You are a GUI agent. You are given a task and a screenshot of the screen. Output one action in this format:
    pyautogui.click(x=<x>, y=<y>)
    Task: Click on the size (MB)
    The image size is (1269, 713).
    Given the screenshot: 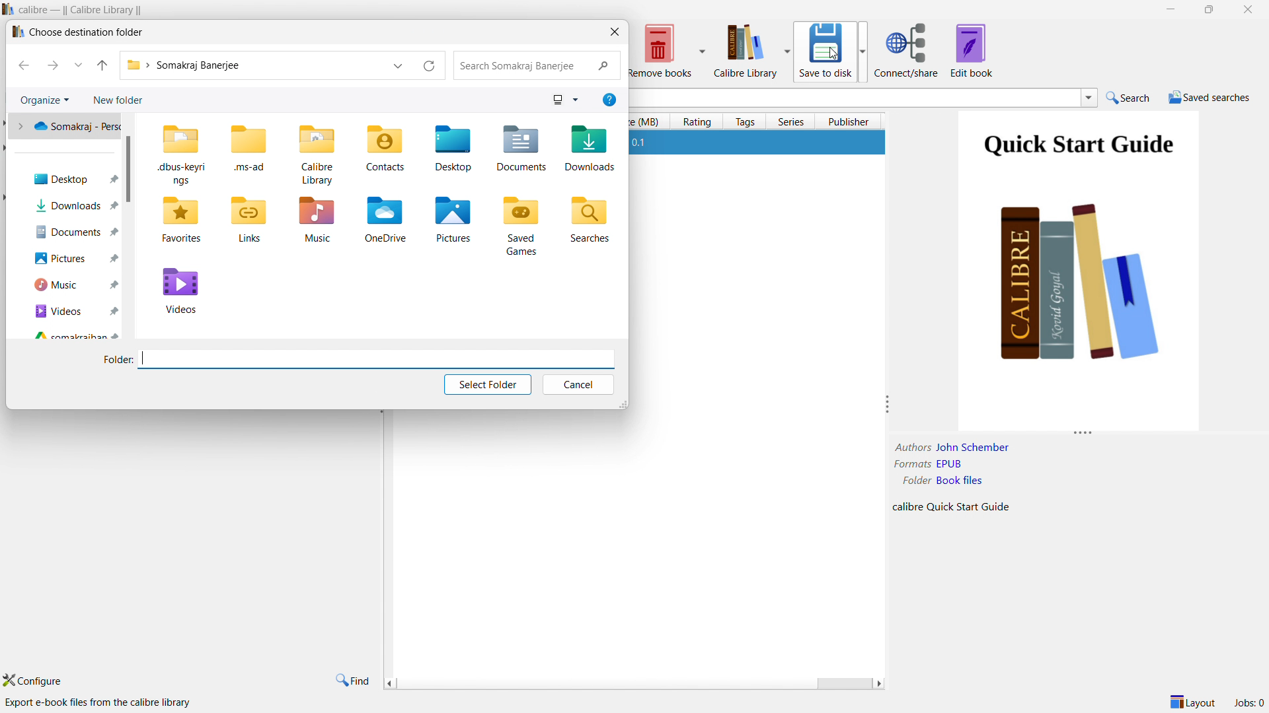 What is the action you would take?
    pyautogui.click(x=648, y=121)
    